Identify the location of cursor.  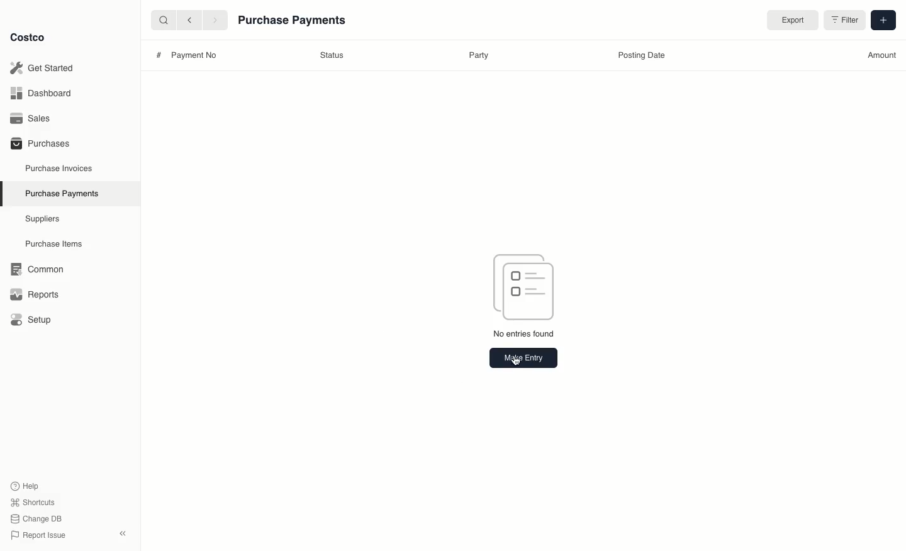
(519, 360).